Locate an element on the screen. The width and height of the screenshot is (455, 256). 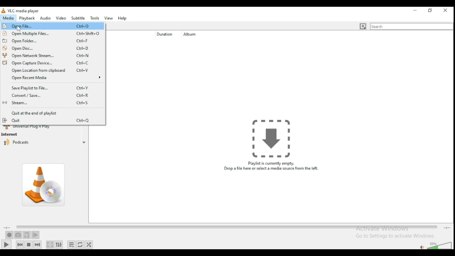
previous media in playlist, skips backward when held is located at coordinates (19, 245).